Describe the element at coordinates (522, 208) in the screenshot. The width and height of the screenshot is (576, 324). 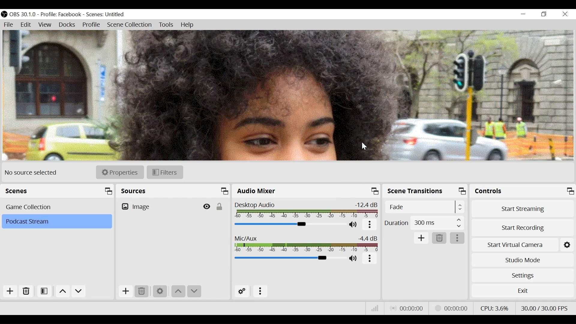
I see `Start Streaming` at that location.